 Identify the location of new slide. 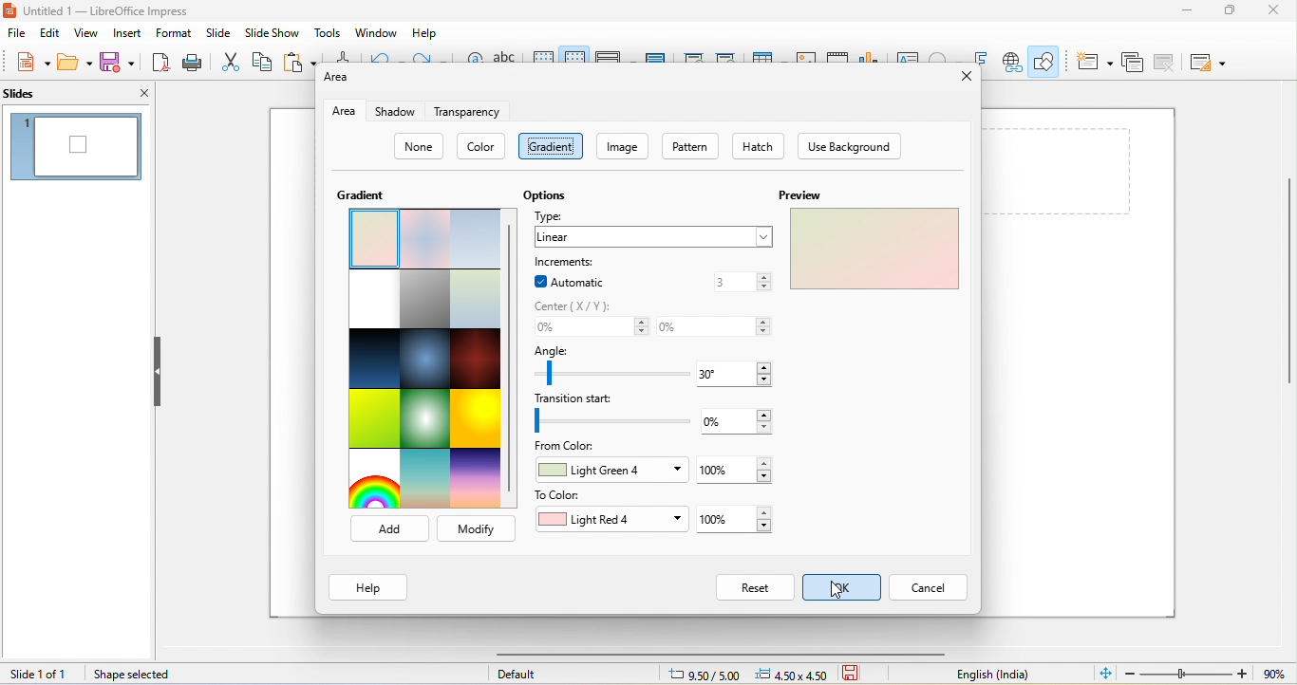
(1094, 62).